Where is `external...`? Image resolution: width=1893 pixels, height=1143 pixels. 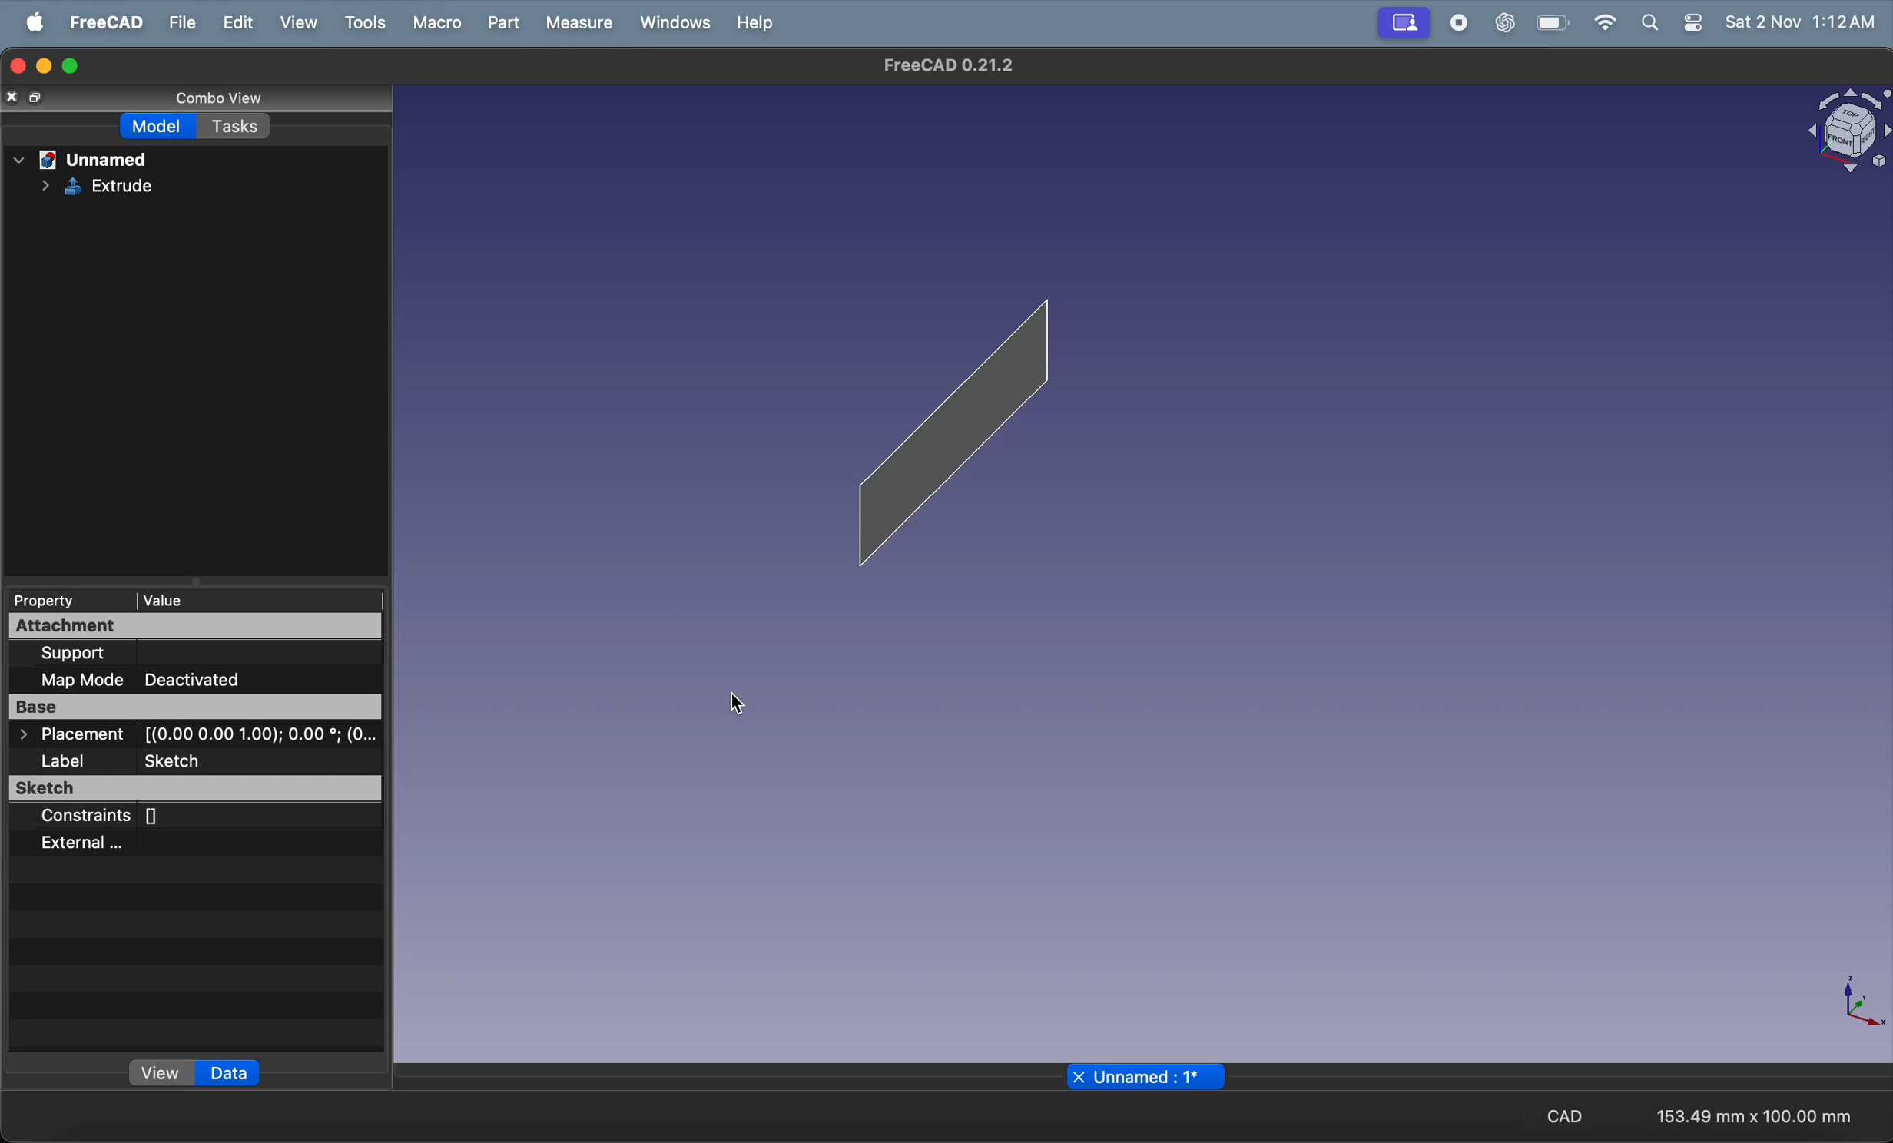 external... is located at coordinates (86, 846).